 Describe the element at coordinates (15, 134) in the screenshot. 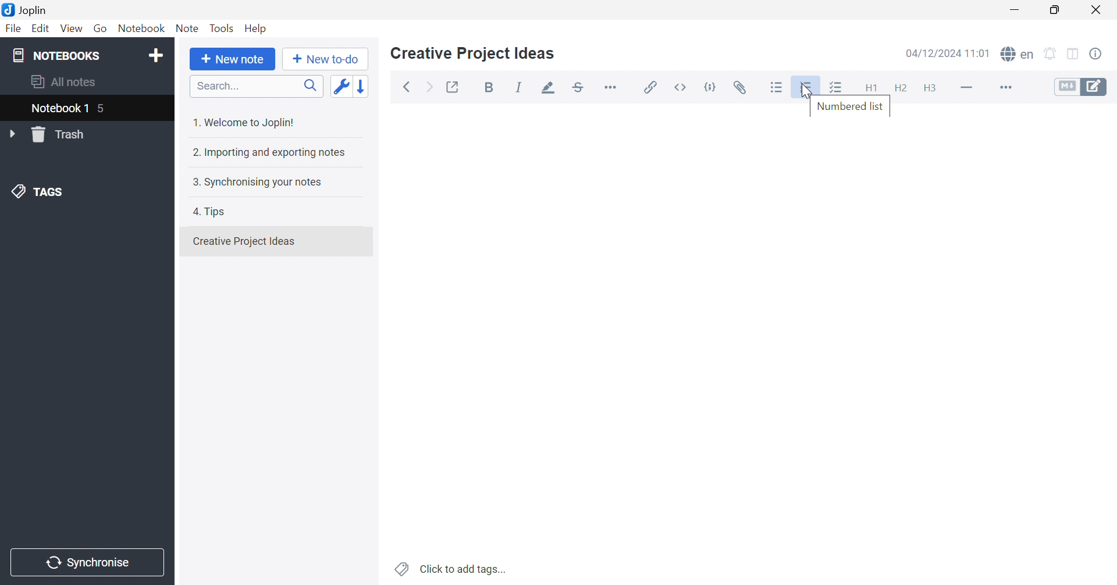

I see `Drop Down` at that location.